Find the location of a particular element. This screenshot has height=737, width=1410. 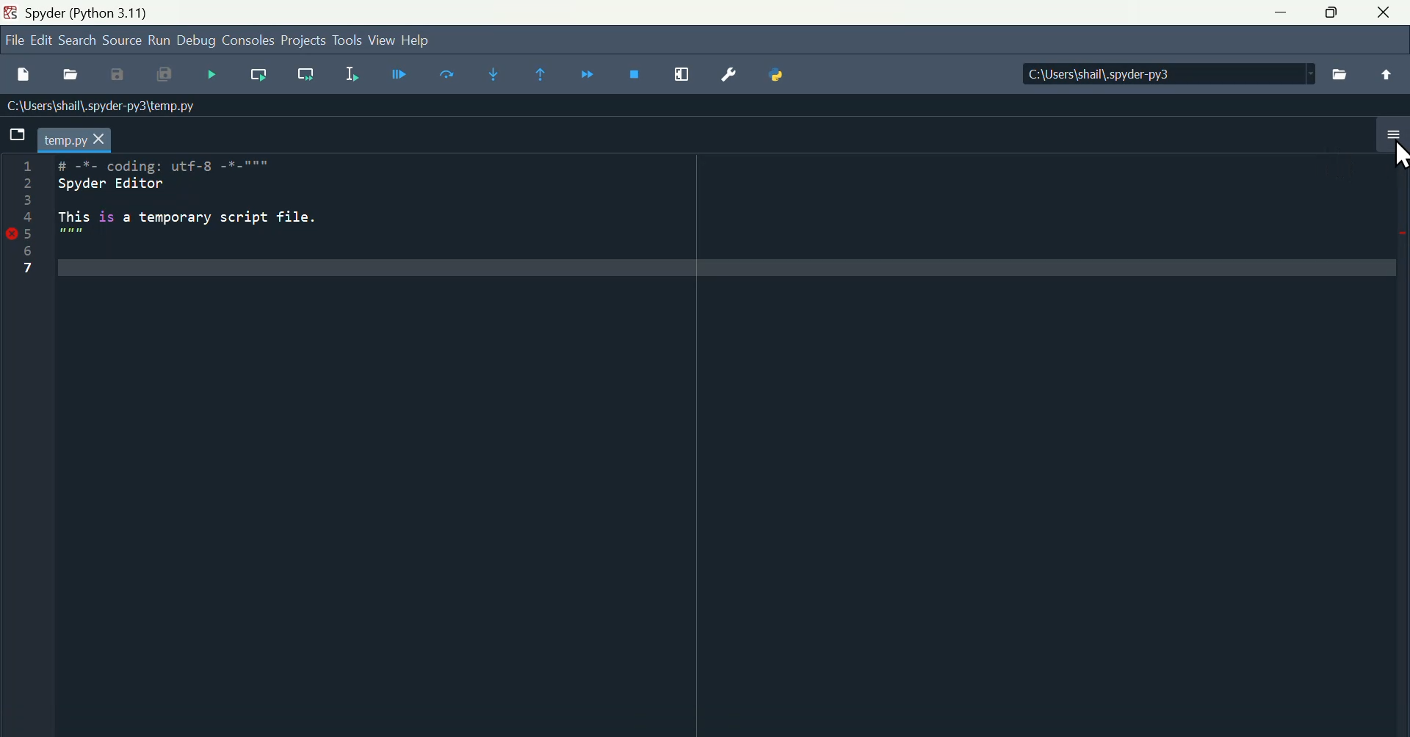

 is located at coordinates (43, 40).